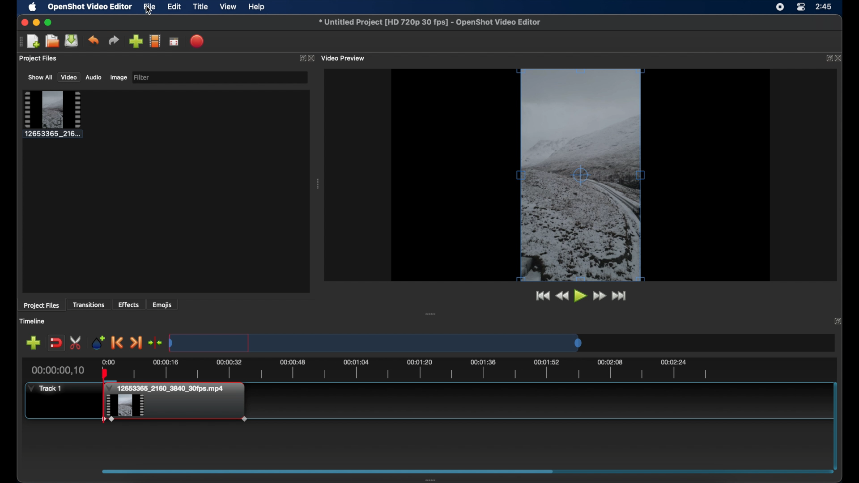 This screenshot has width=859, height=483. I want to click on enable razor, so click(77, 342).